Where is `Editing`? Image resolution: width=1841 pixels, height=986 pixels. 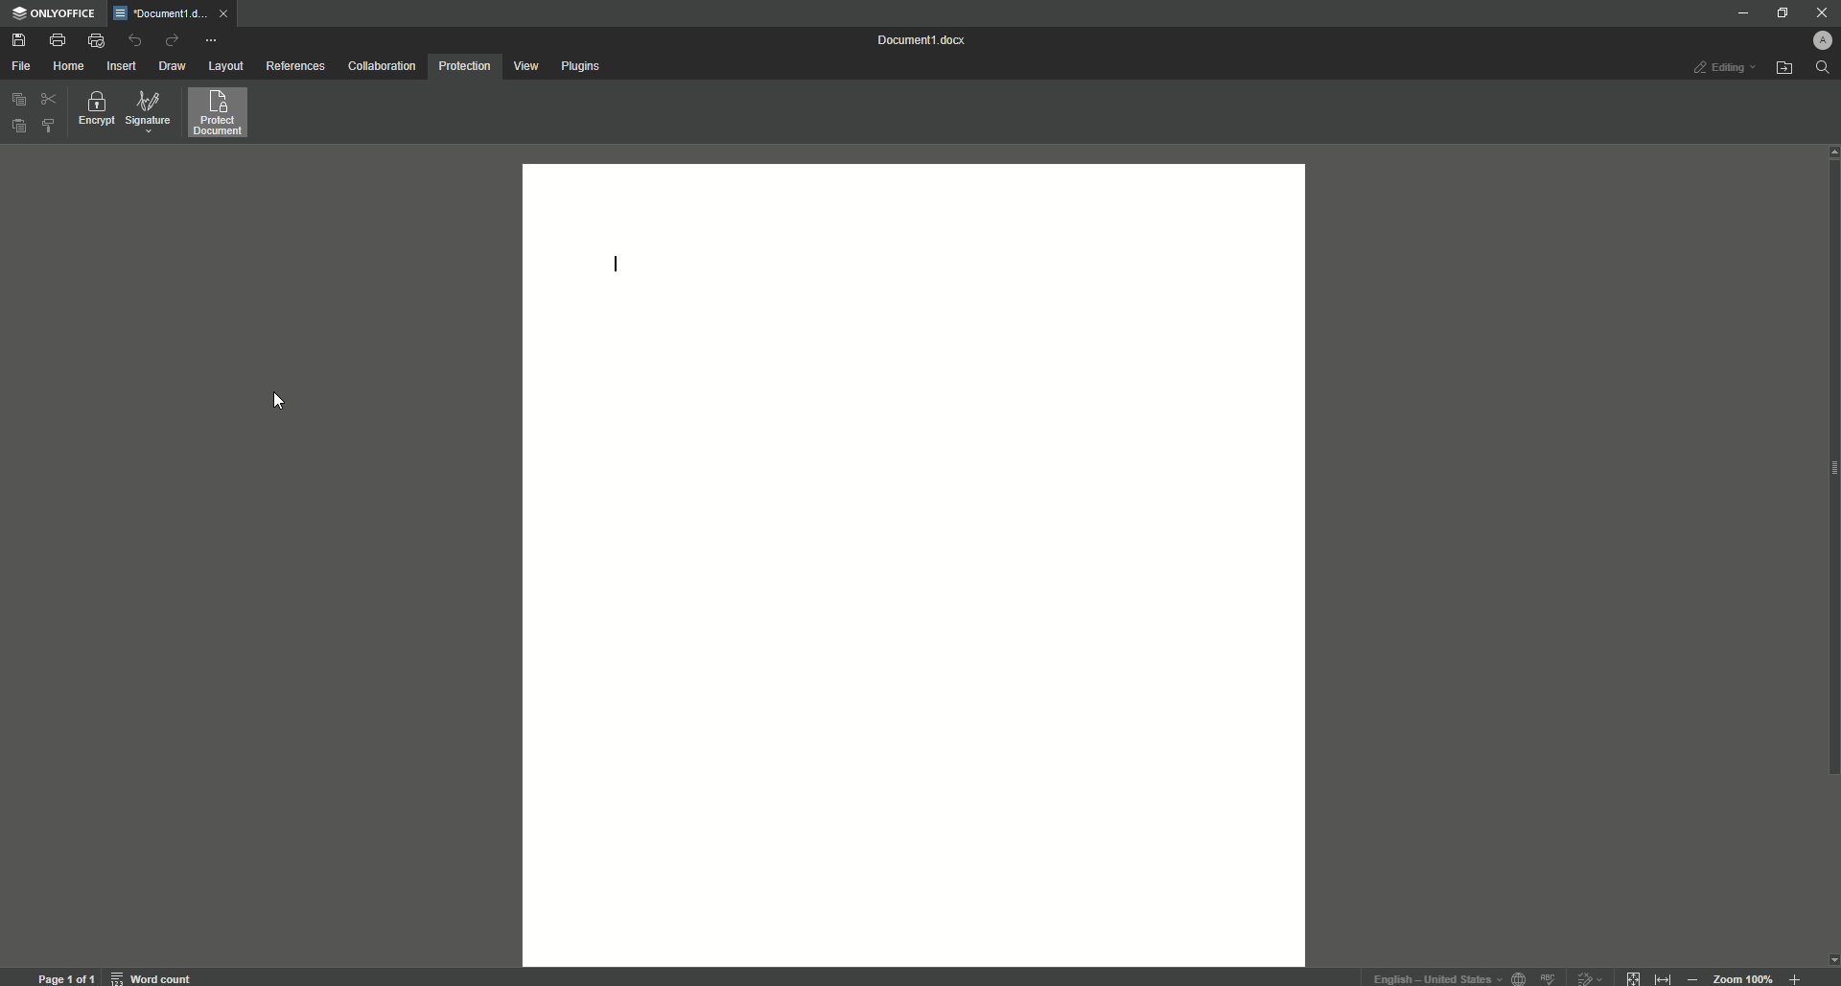
Editing is located at coordinates (1716, 68).